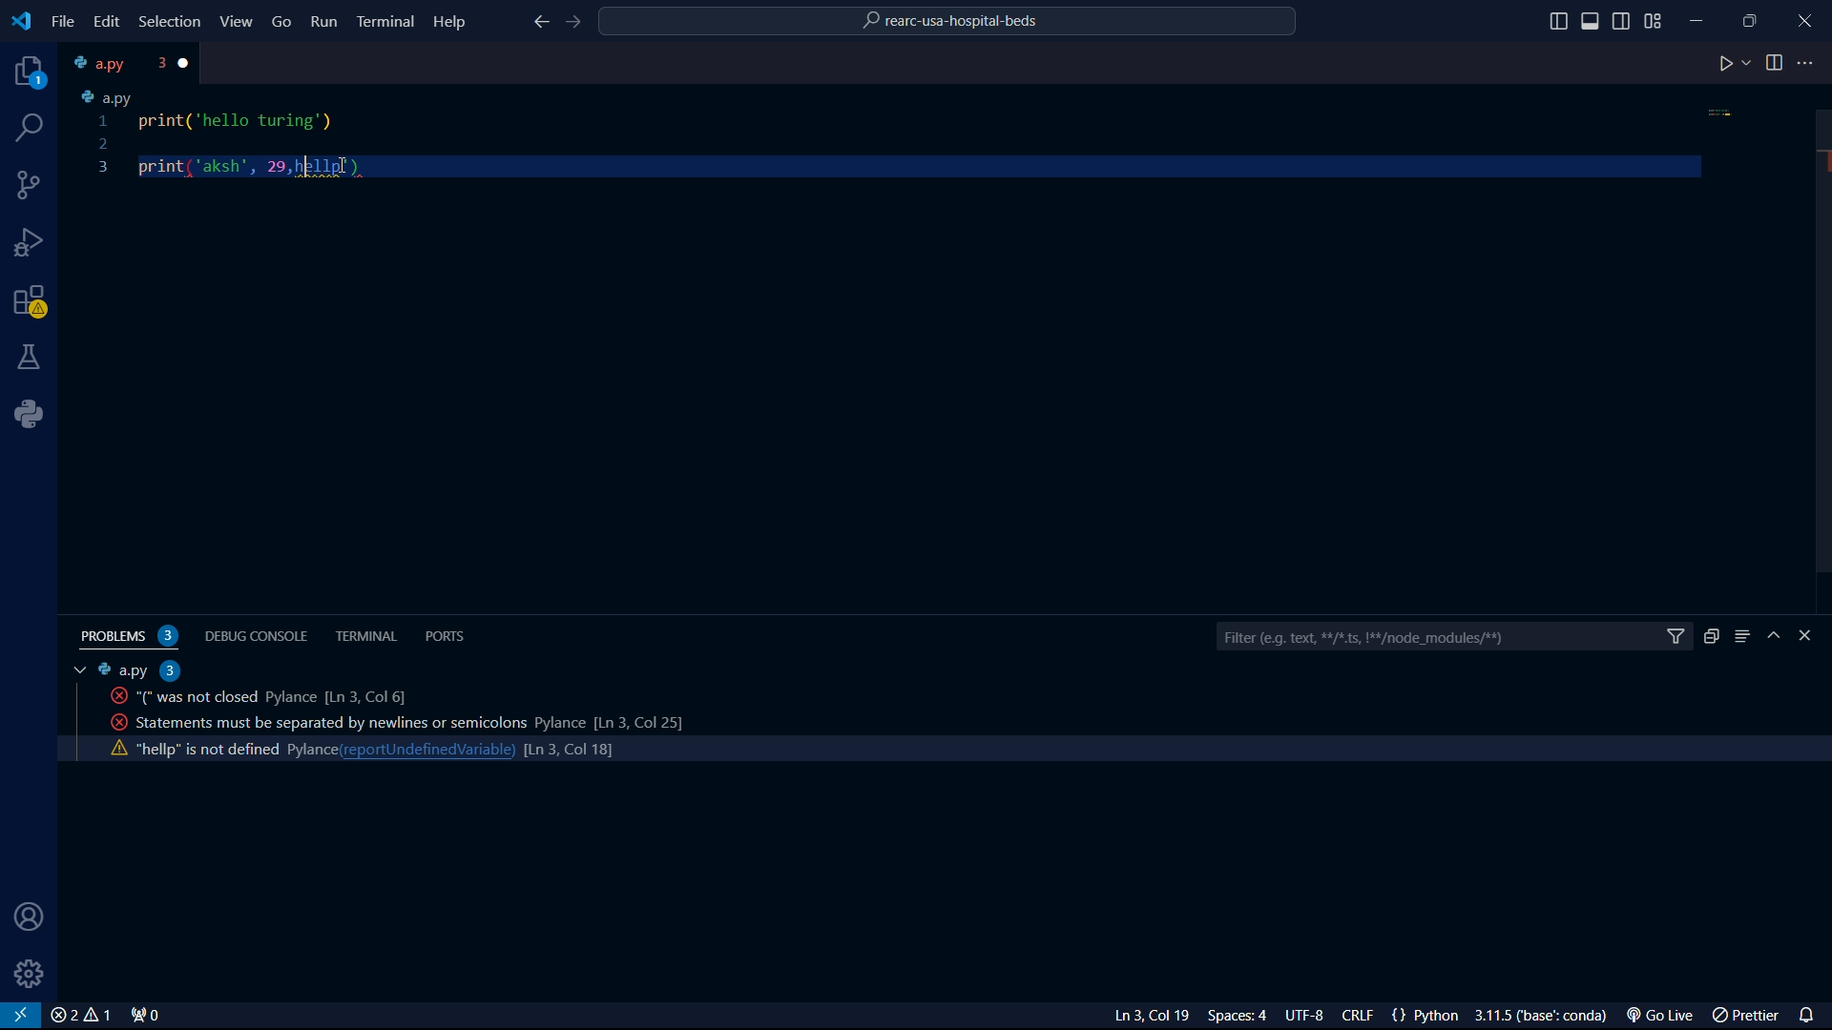  Describe the element at coordinates (31, 304) in the screenshot. I see `warning` at that location.